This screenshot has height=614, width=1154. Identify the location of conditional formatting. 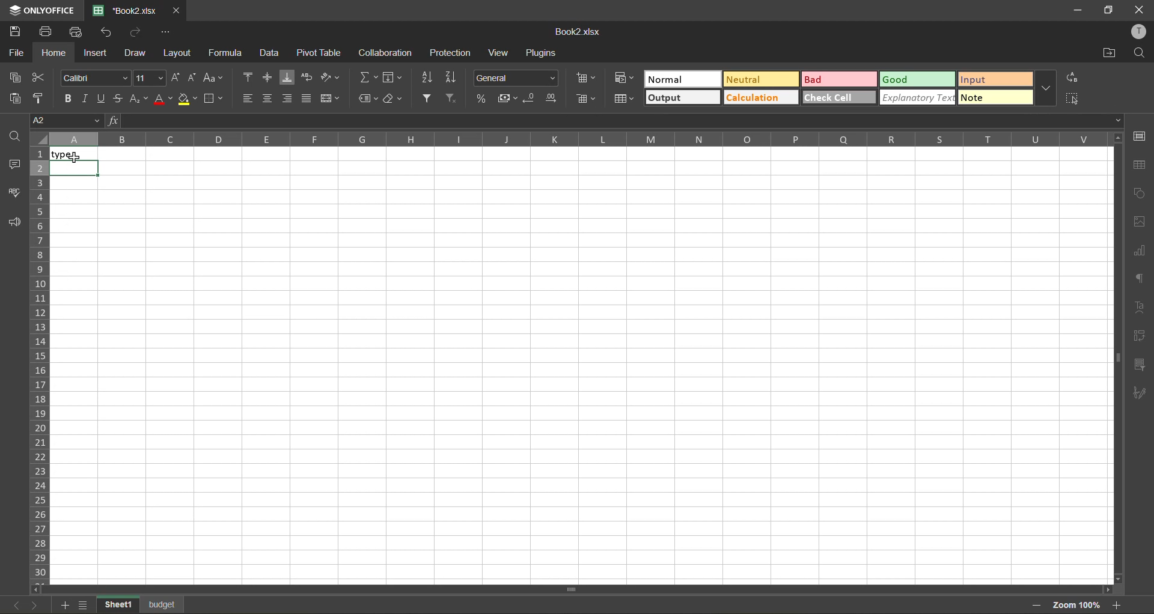
(625, 79).